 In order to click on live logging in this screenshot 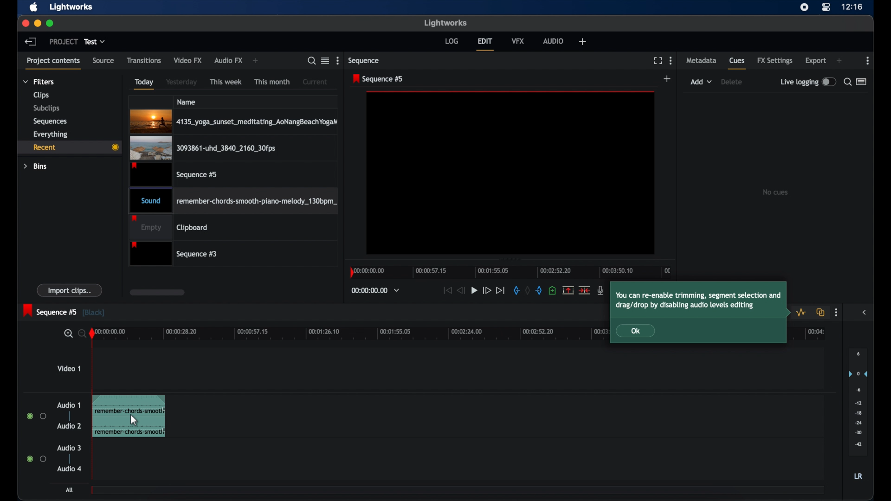, I will do `click(808, 82)`.